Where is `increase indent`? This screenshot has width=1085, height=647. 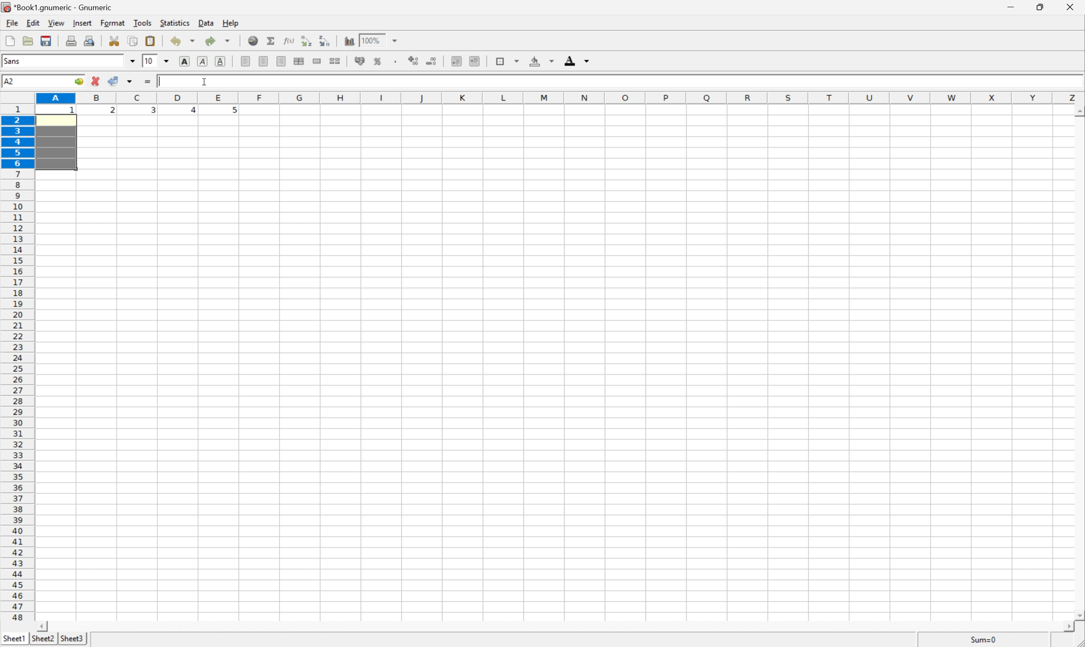 increase indent is located at coordinates (473, 61).